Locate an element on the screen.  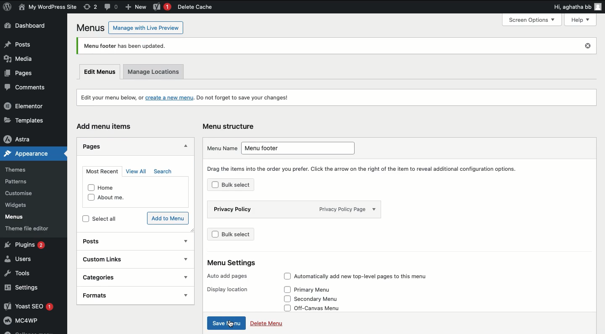
Delete cache is located at coordinates (195, 7).